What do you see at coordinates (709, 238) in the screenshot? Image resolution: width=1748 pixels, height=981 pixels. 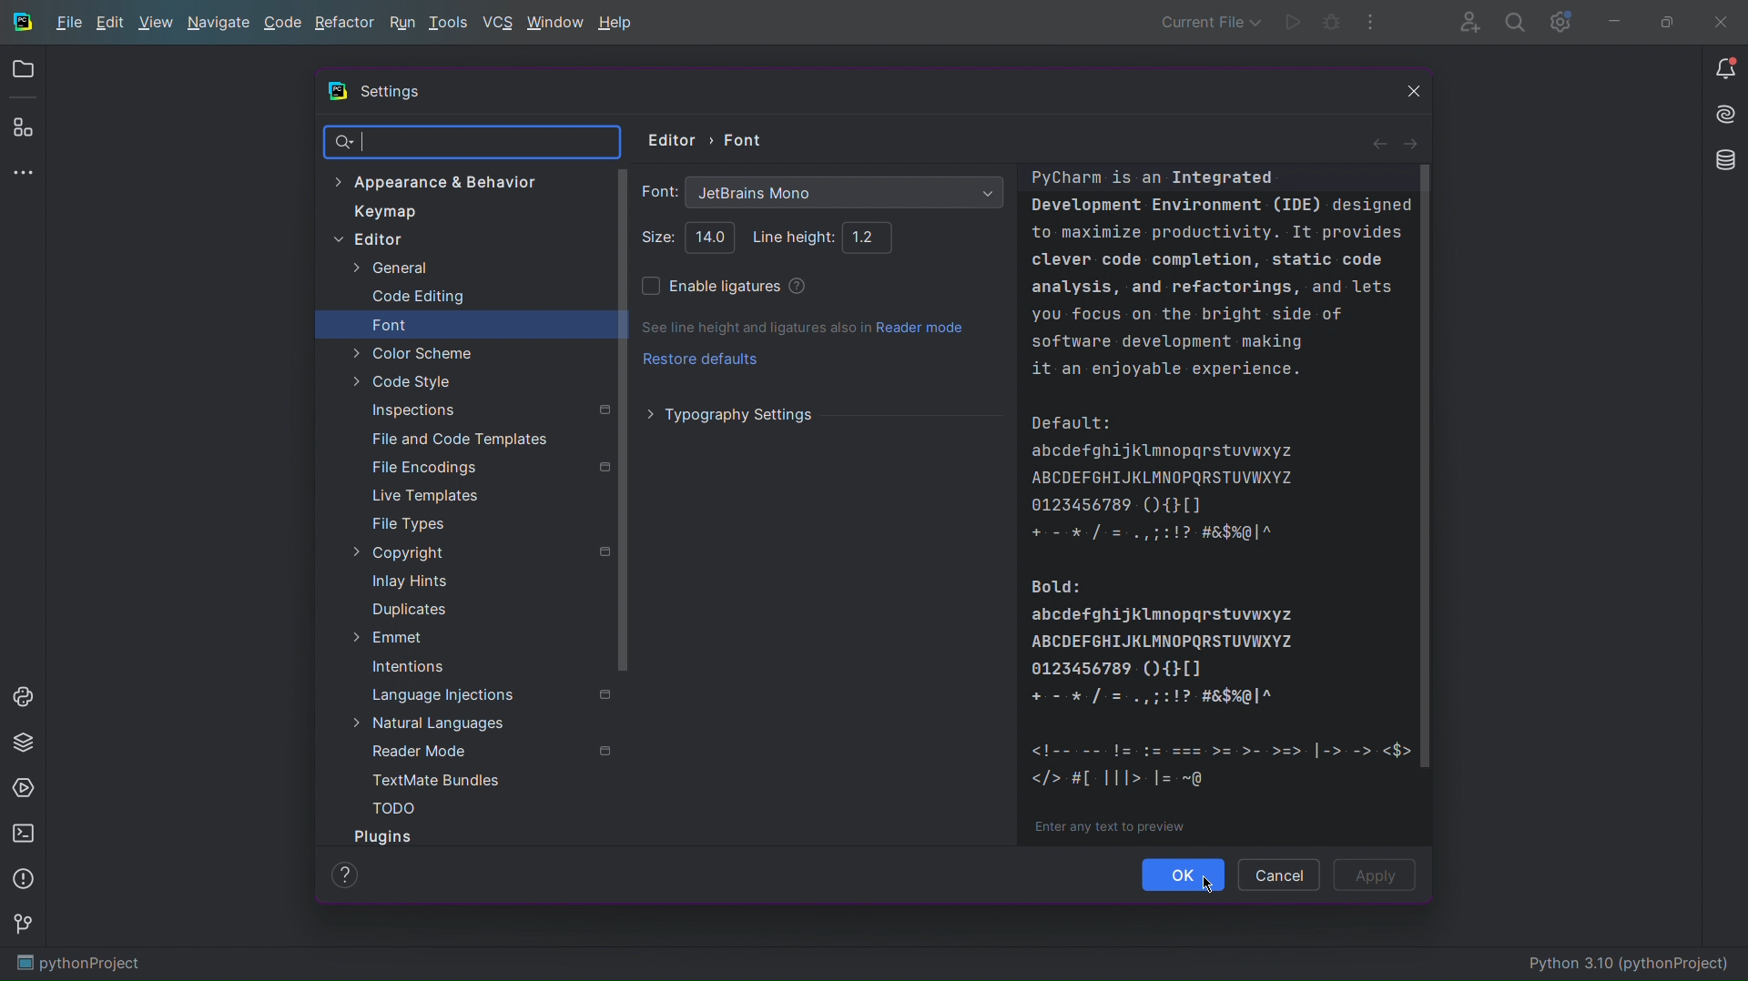 I see `Selected` at bounding box center [709, 238].